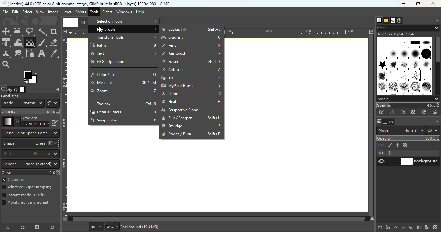 The height and width of the screenshot is (232, 441). Describe the element at coordinates (22, 228) in the screenshot. I see `Reset tool preset` at that location.